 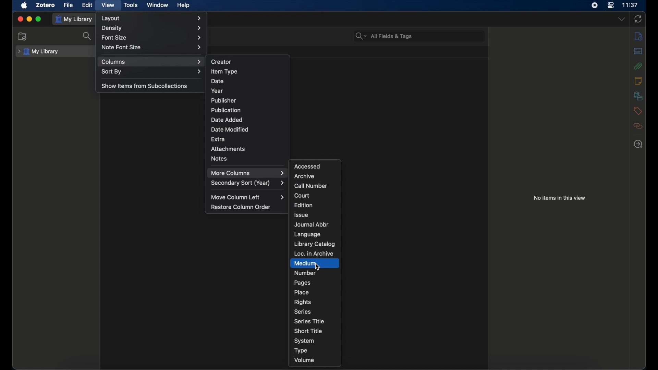 What do you see at coordinates (152, 18) in the screenshot?
I see `layout` at bounding box center [152, 18].